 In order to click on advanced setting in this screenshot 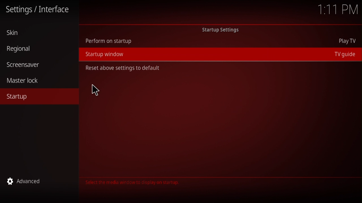, I will do `click(27, 182)`.